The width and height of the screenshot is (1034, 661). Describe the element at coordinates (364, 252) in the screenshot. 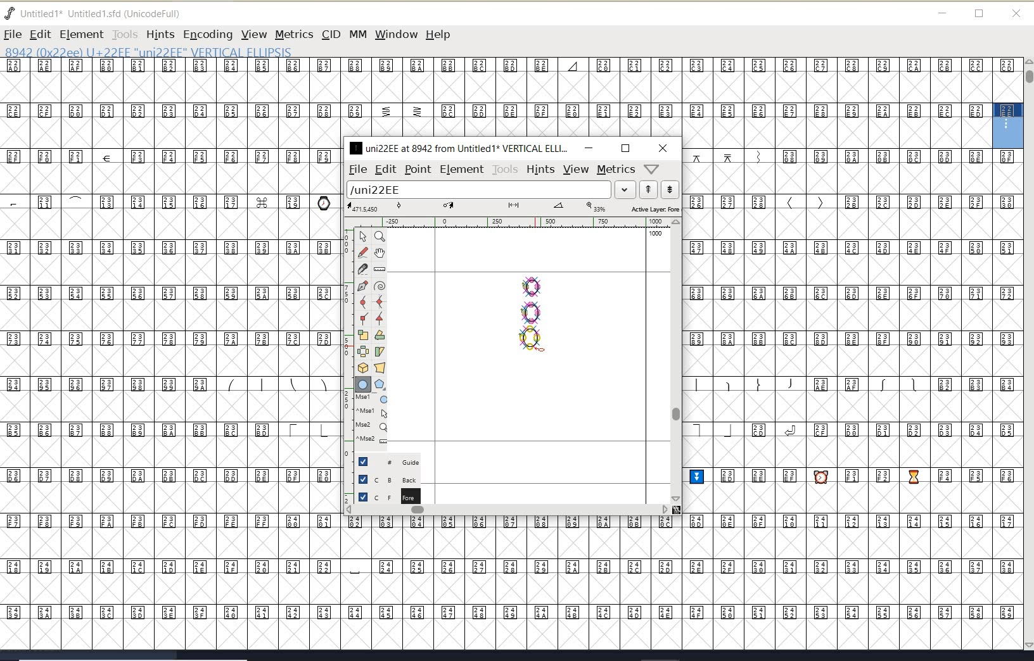

I see `draw a freehand curve` at that location.